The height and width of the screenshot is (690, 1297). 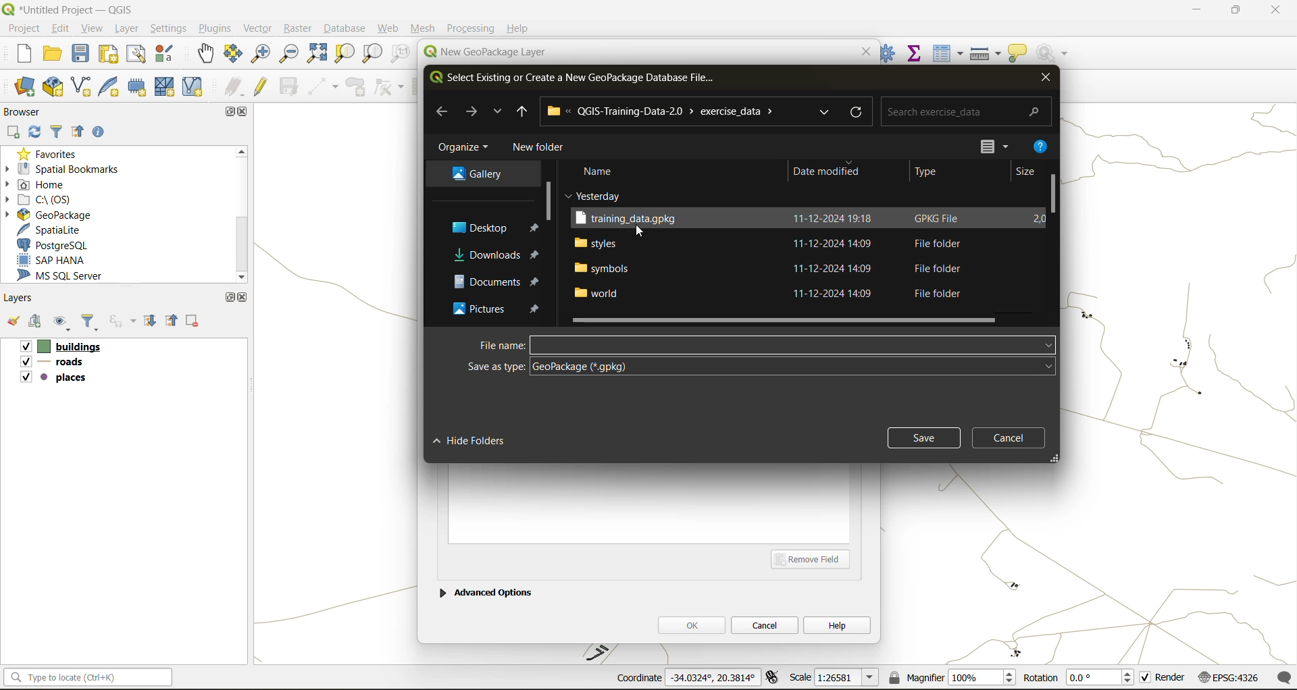 I want to click on zoom native, so click(x=401, y=55).